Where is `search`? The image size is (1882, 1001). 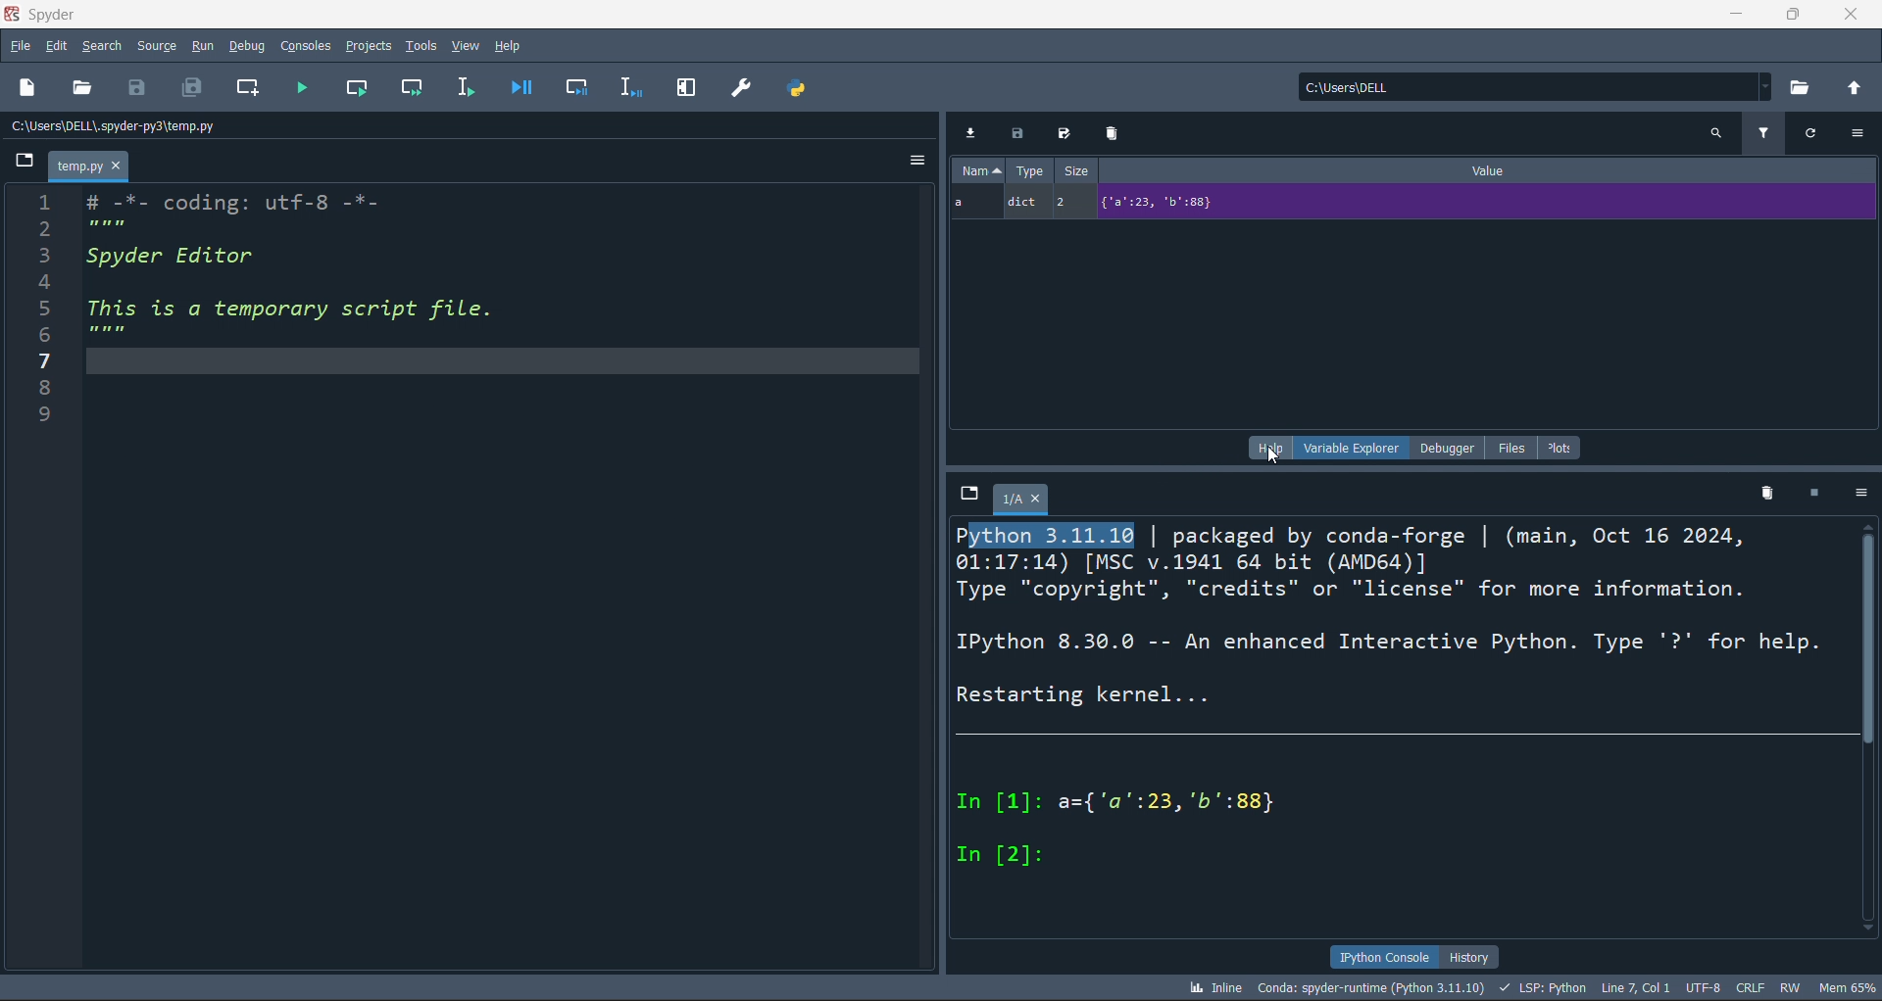
search is located at coordinates (100, 44).